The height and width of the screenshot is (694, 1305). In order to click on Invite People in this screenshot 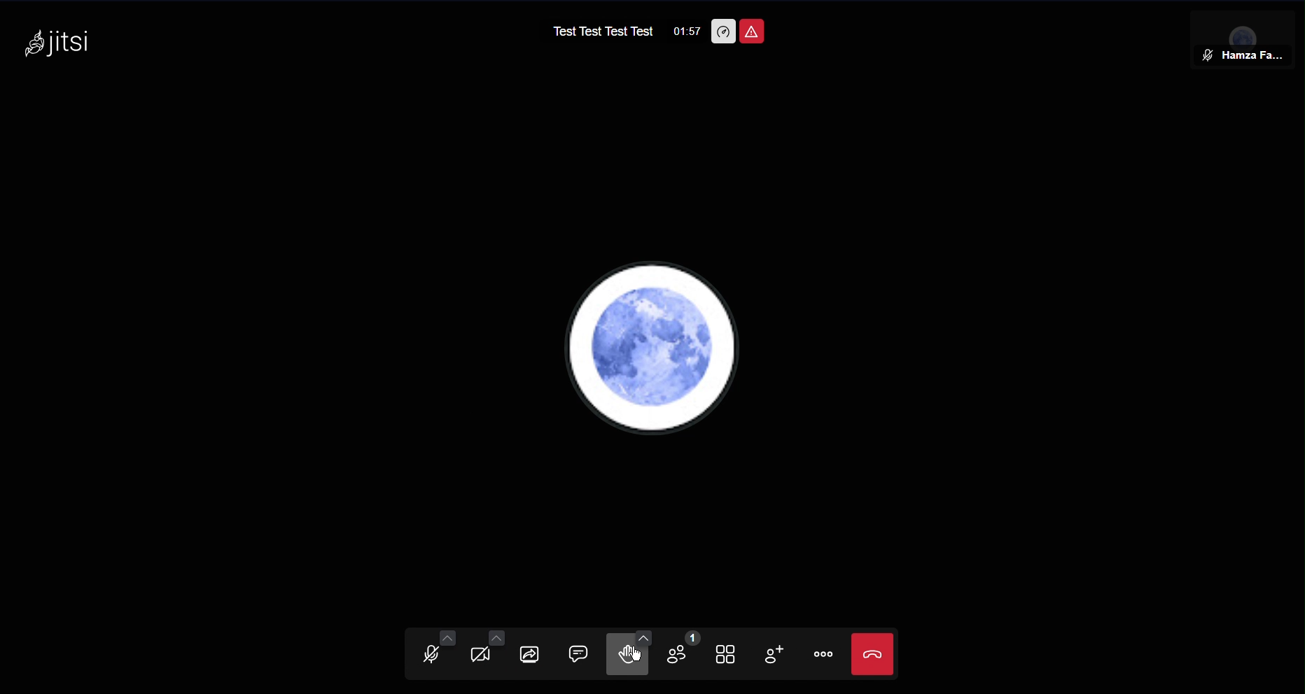, I will do `click(784, 653)`.